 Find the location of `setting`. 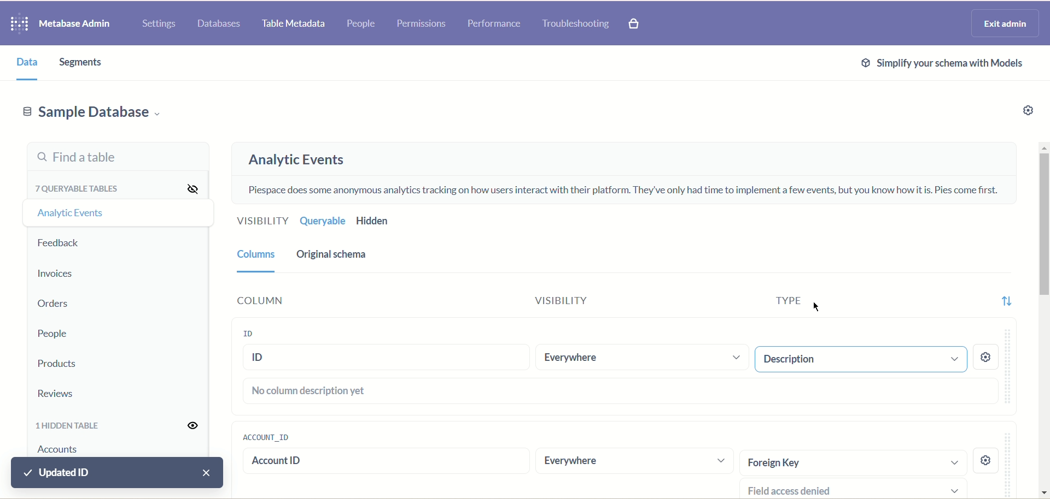

setting is located at coordinates (987, 461).